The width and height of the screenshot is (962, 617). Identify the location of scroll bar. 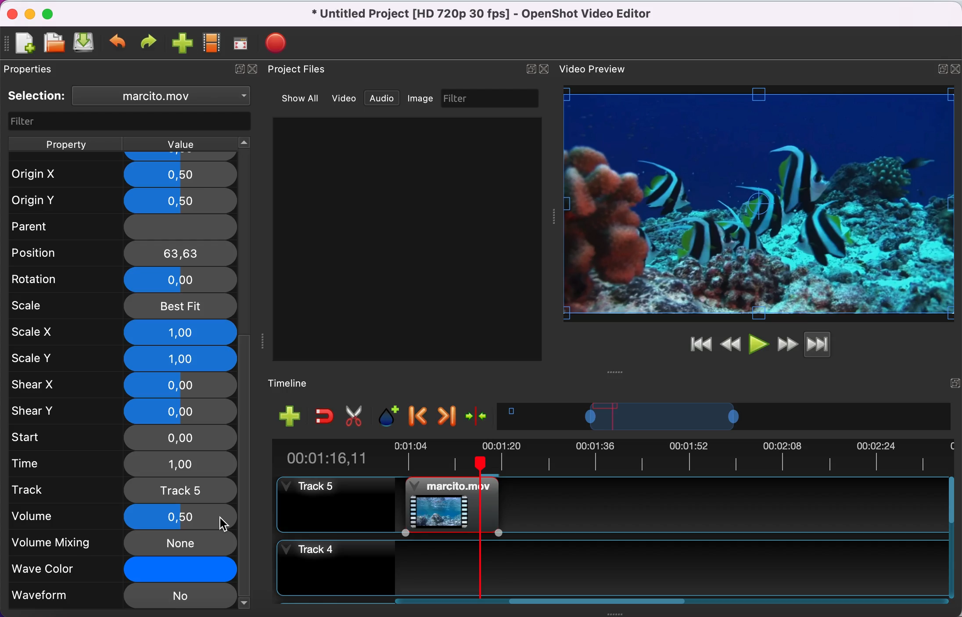
(605, 604).